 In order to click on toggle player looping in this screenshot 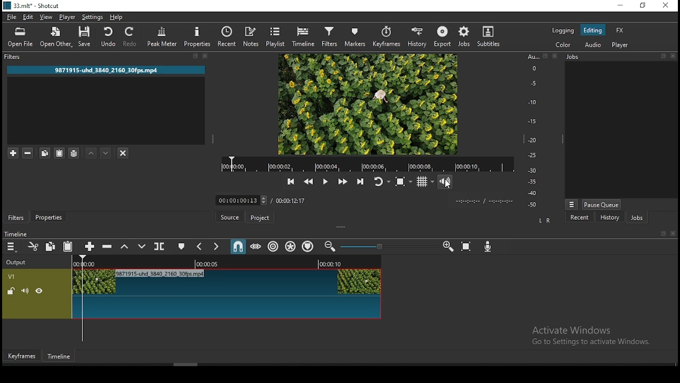, I will do `click(381, 182)`.